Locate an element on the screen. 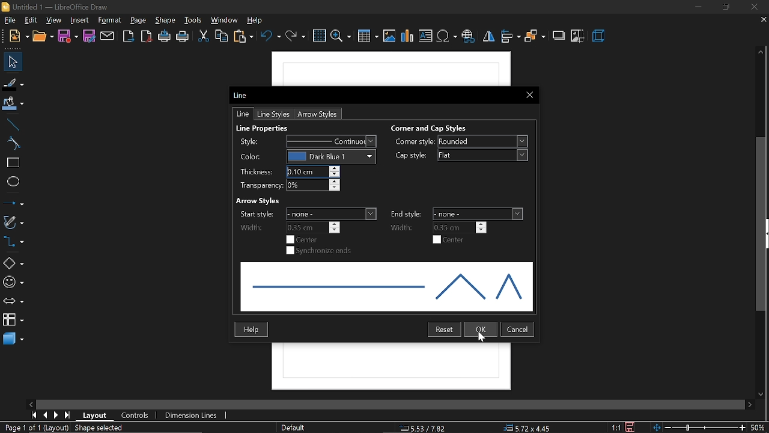 The height and width of the screenshot is (433, 769). Comer style: is located at coordinates (415, 143).